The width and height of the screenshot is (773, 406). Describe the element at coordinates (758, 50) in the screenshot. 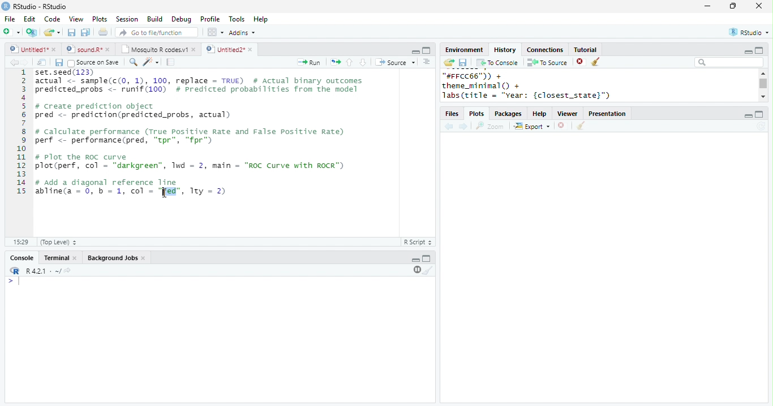

I see `maximize` at that location.